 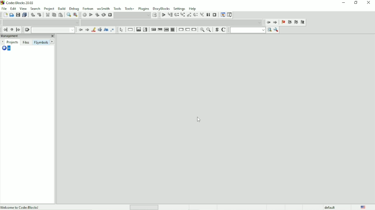 What do you see at coordinates (132, 15) in the screenshot?
I see `Drop down` at bounding box center [132, 15].